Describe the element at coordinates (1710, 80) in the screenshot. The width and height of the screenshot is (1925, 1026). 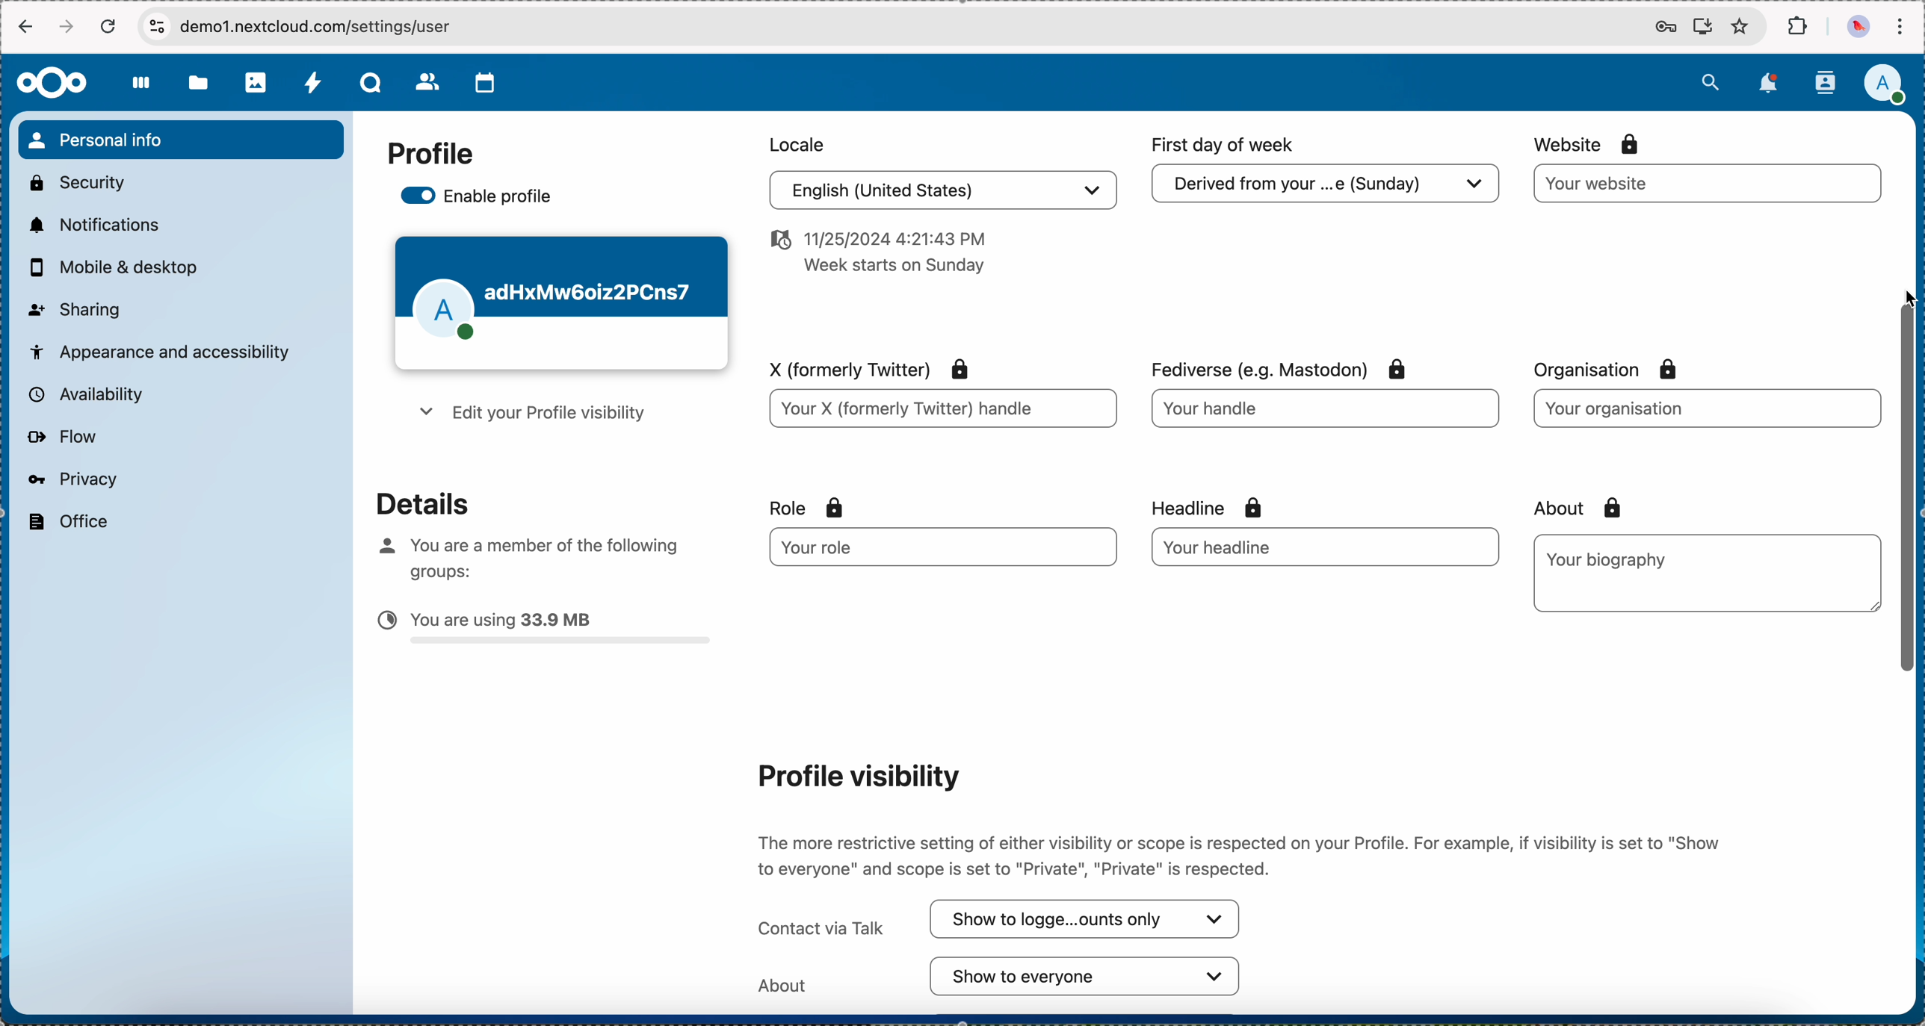
I see `search` at that location.